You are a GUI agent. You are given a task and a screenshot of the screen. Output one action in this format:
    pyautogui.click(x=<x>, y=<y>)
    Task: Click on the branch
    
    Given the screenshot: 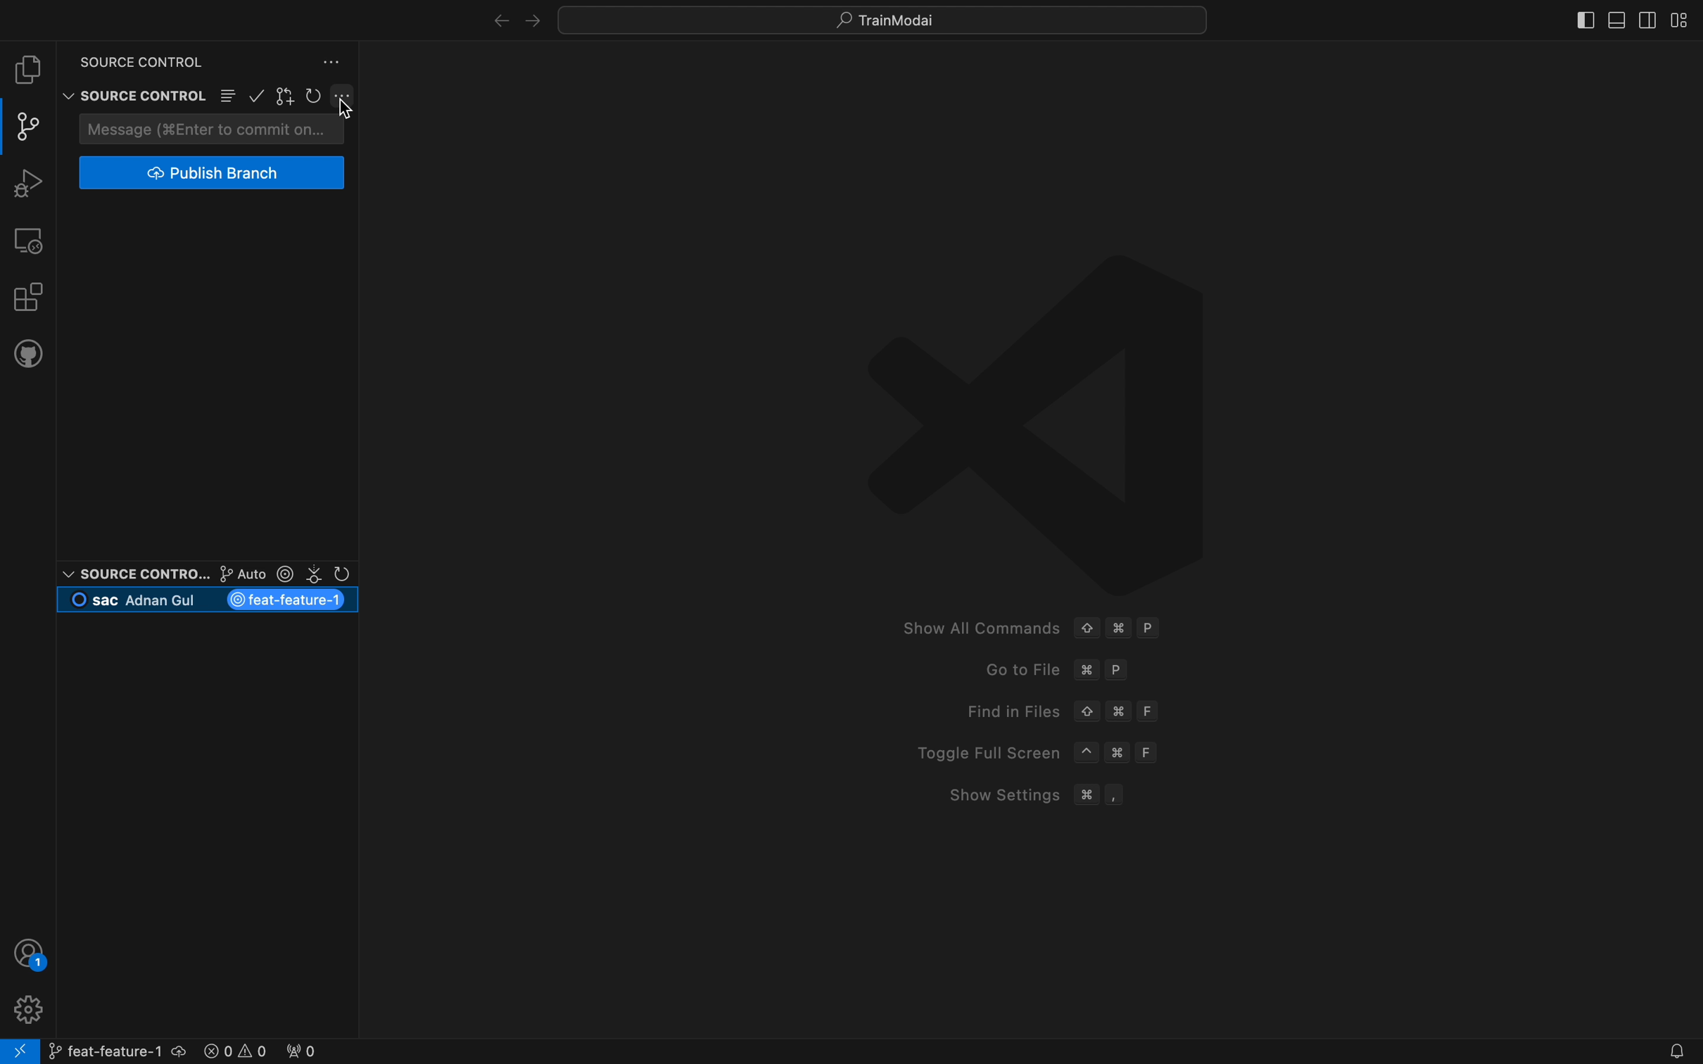 What is the action you would take?
    pyautogui.click(x=115, y=1049)
    